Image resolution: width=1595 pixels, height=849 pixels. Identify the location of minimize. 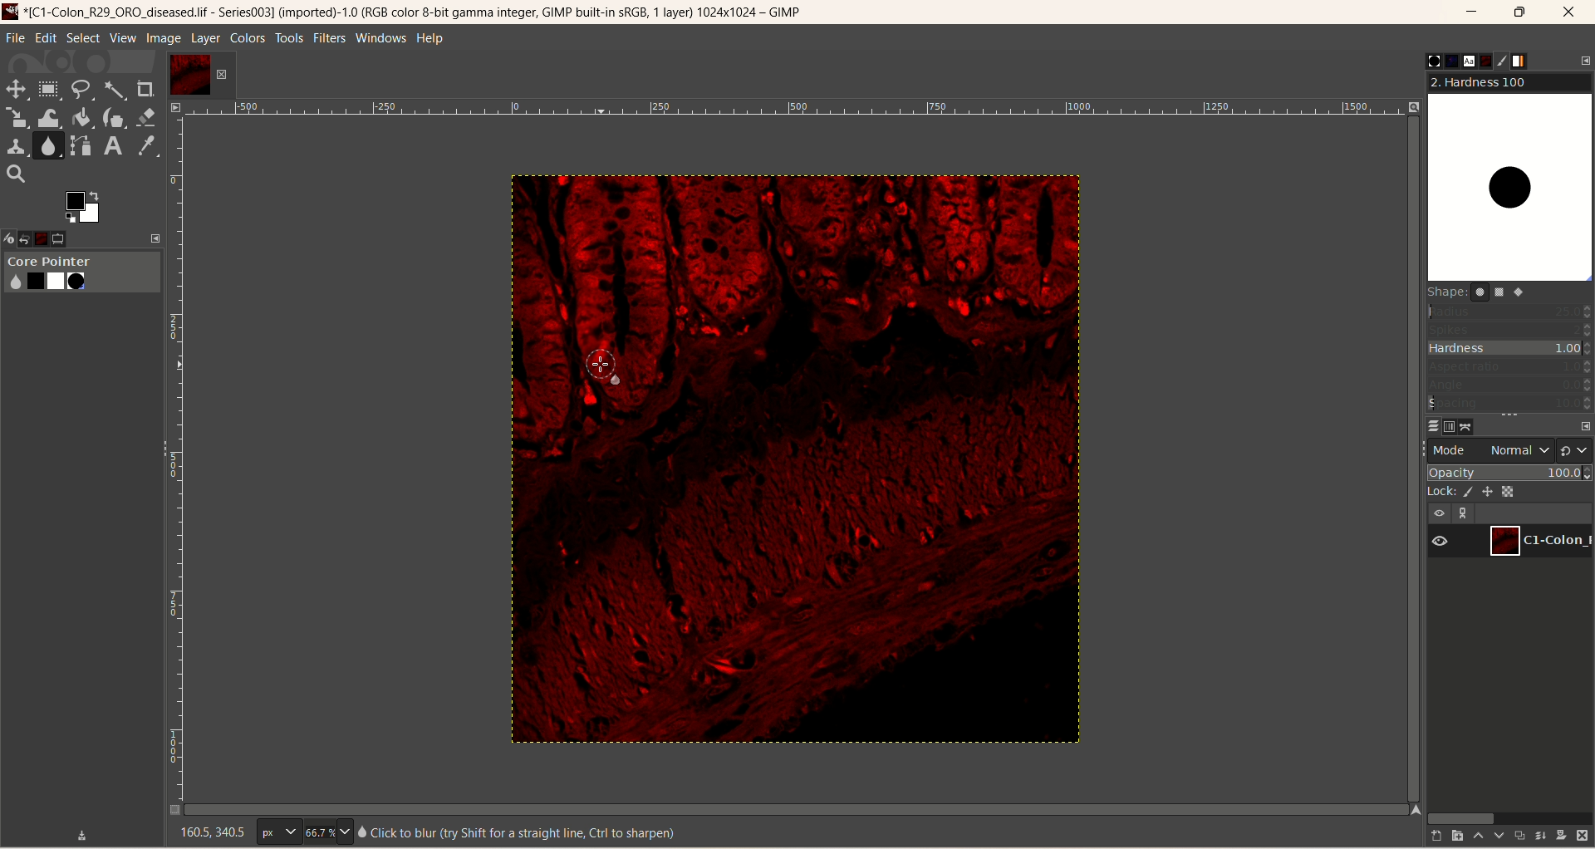
(1472, 15).